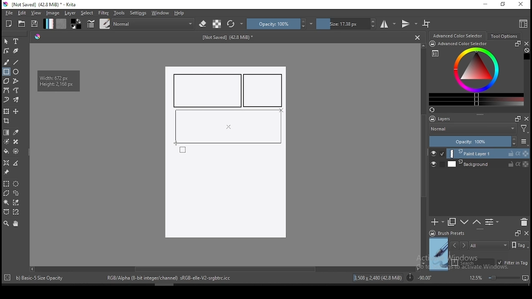 The image size is (532, 299). What do you see at coordinates (281, 110) in the screenshot?
I see `mouse pointer` at bounding box center [281, 110].